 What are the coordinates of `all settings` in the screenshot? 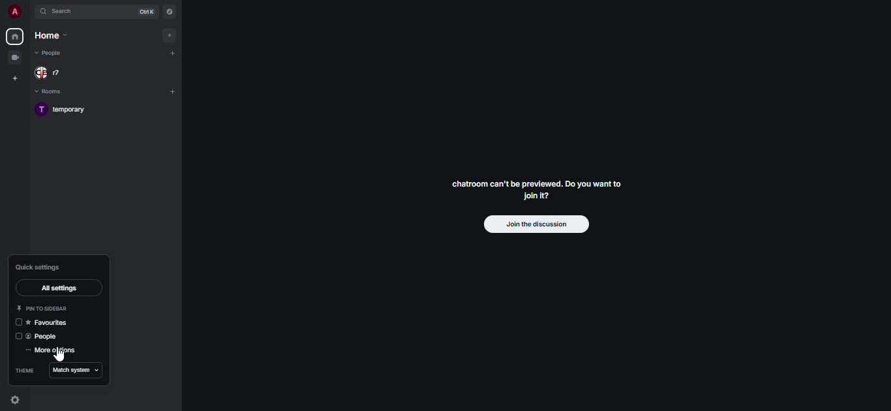 It's located at (59, 289).